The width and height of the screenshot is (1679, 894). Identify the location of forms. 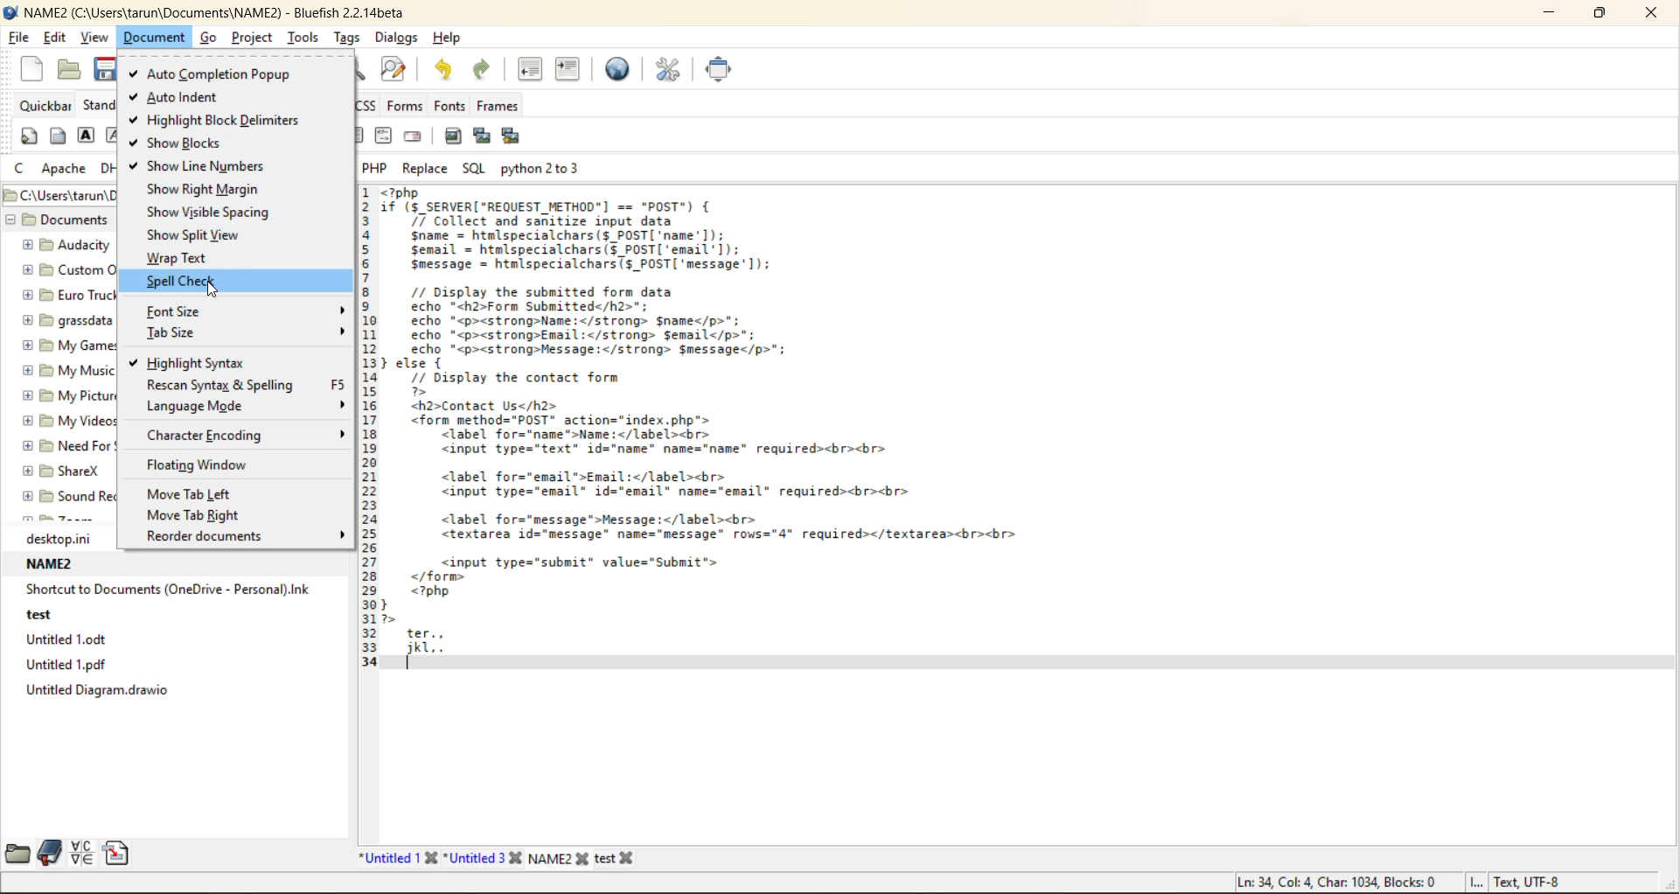
(403, 107).